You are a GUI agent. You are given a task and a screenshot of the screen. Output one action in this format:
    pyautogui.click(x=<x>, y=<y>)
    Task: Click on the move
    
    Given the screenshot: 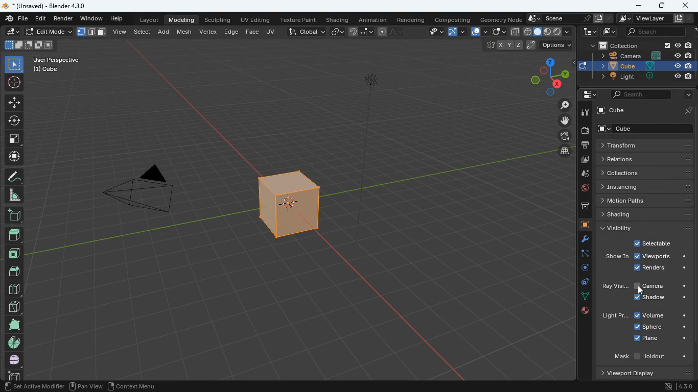 What is the action you would take?
    pyautogui.click(x=13, y=103)
    